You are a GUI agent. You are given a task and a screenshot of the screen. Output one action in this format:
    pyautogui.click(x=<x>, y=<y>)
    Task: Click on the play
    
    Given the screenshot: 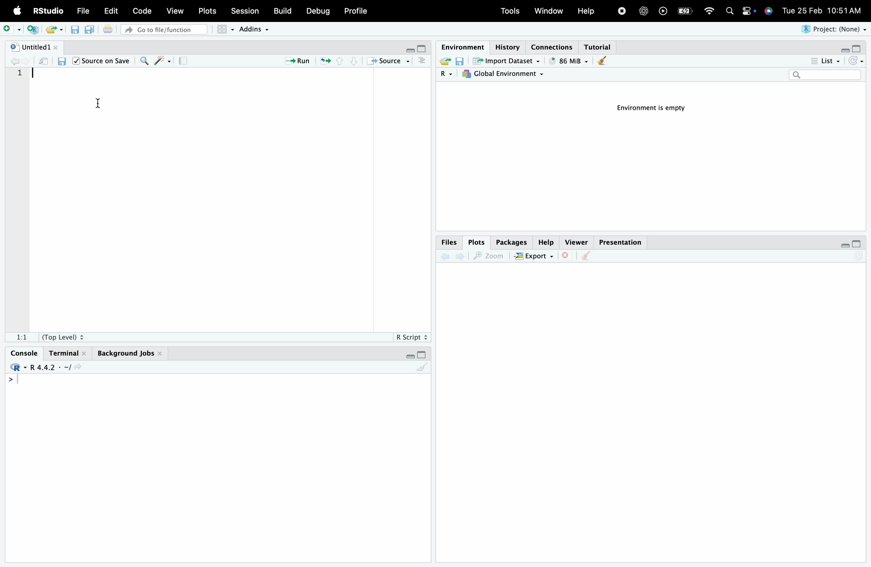 What is the action you would take?
    pyautogui.click(x=663, y=10)
    